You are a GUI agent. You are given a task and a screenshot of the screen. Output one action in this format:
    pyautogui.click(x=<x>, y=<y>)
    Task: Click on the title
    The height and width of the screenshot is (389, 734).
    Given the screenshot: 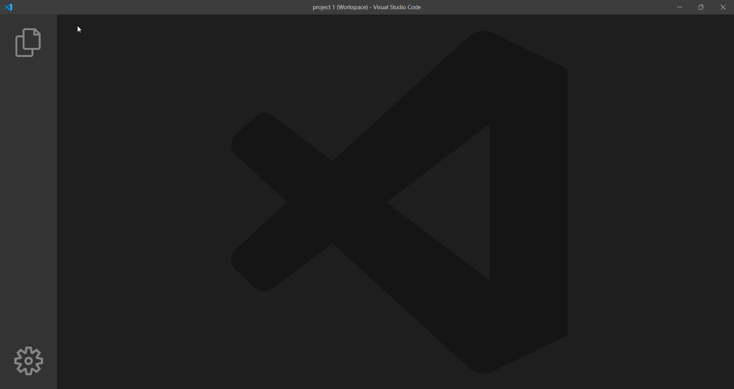 What is the action you would take?
    pyautogui.click(x=366, y=8)
    